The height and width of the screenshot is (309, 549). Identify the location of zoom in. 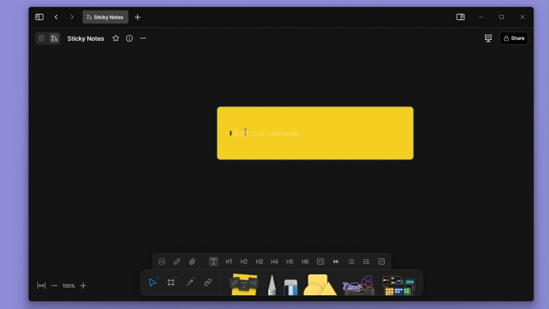
(86, 285).